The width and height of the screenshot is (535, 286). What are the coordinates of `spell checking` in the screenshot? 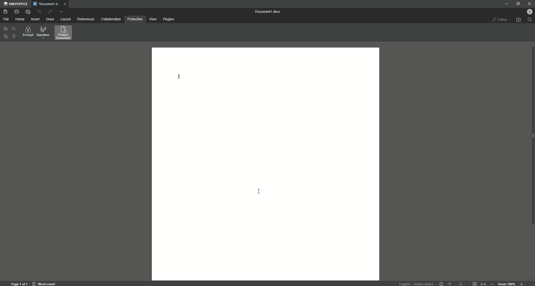 It's located at (450, 283).